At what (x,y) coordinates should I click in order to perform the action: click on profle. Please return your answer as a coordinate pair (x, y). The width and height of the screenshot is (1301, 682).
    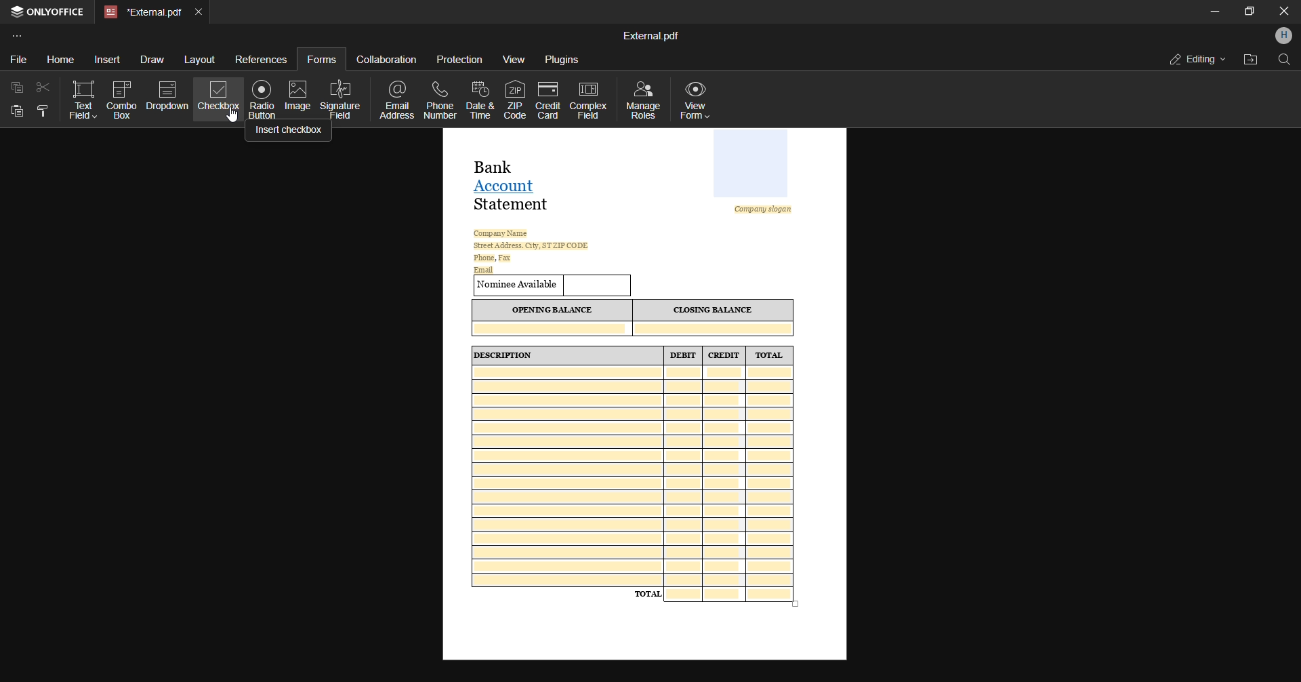
    Looking at the image, I should click on (1284, 36).